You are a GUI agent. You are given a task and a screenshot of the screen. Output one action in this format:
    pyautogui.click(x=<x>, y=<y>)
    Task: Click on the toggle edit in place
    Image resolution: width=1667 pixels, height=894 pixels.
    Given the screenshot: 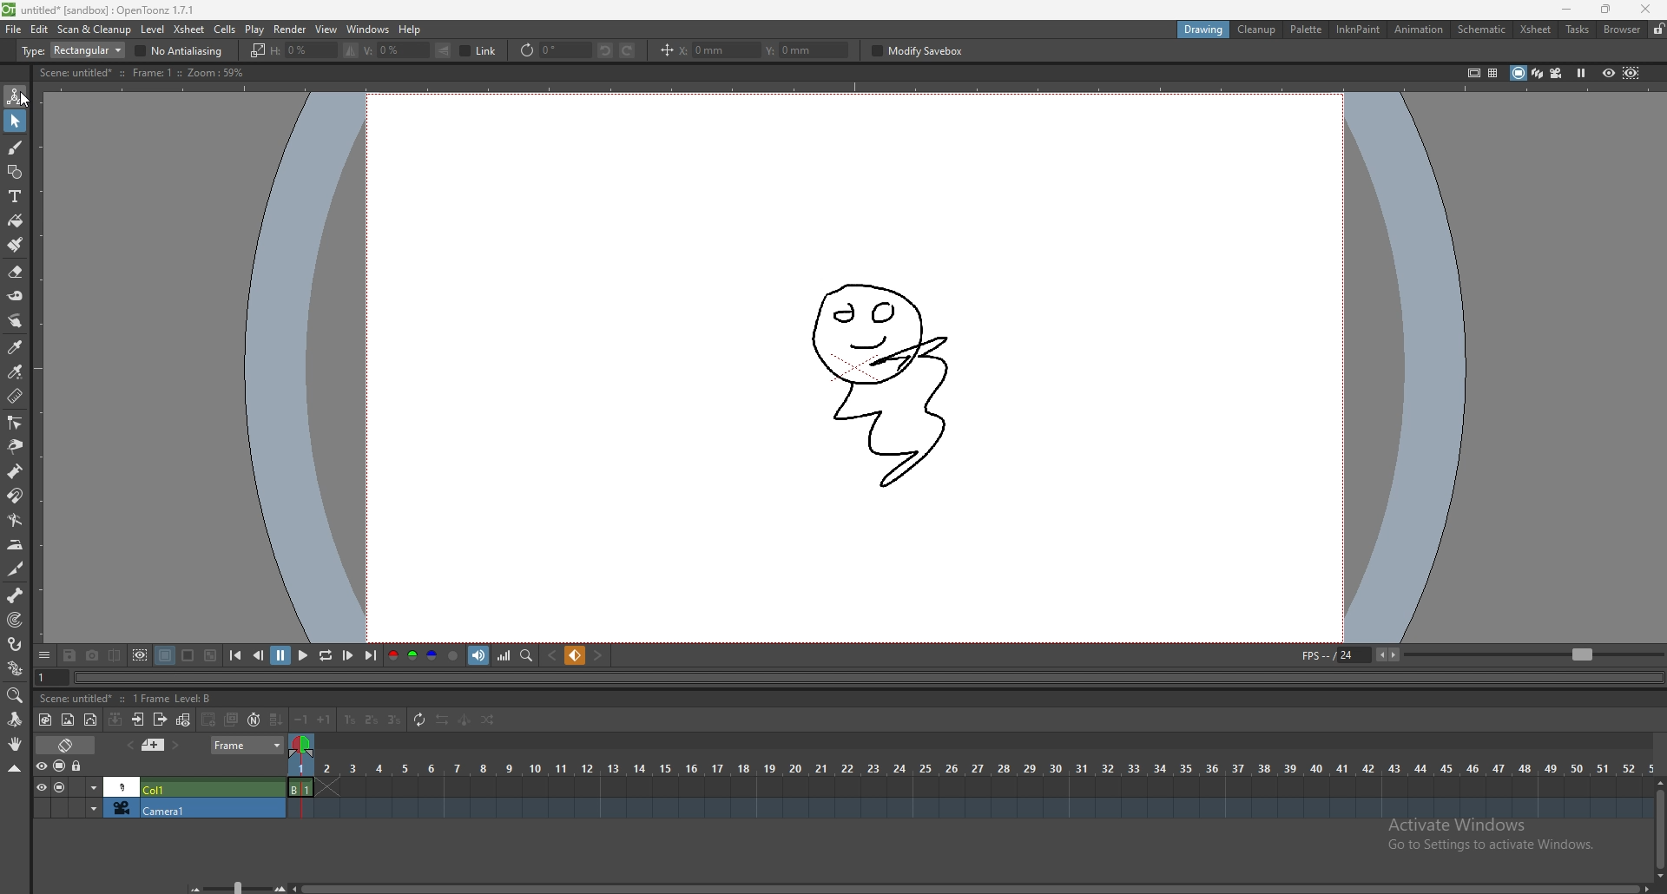 What is the action you would take?
    pyautogui.click(x=182, y=720)
    